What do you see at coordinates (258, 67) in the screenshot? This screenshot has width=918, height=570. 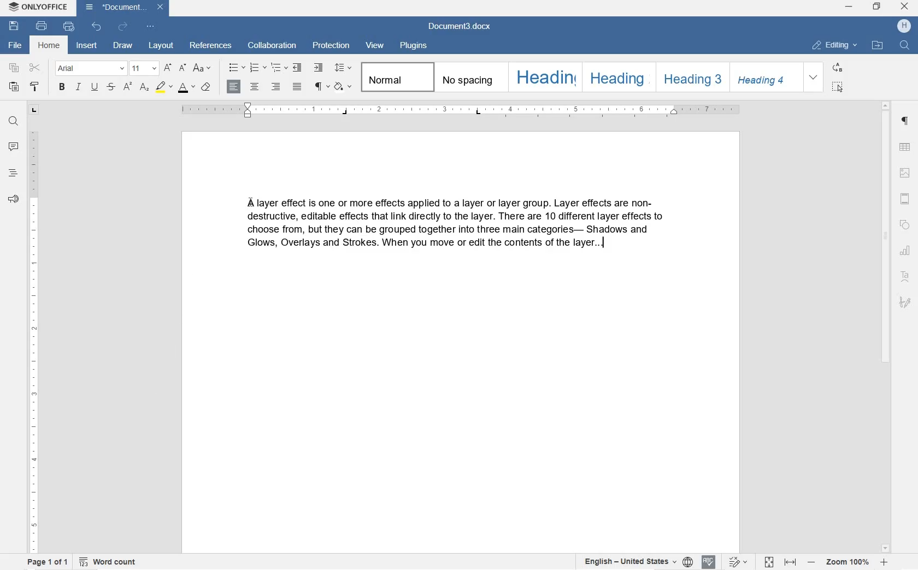 I see `NUMBERING` at bounding box center [258, 67].